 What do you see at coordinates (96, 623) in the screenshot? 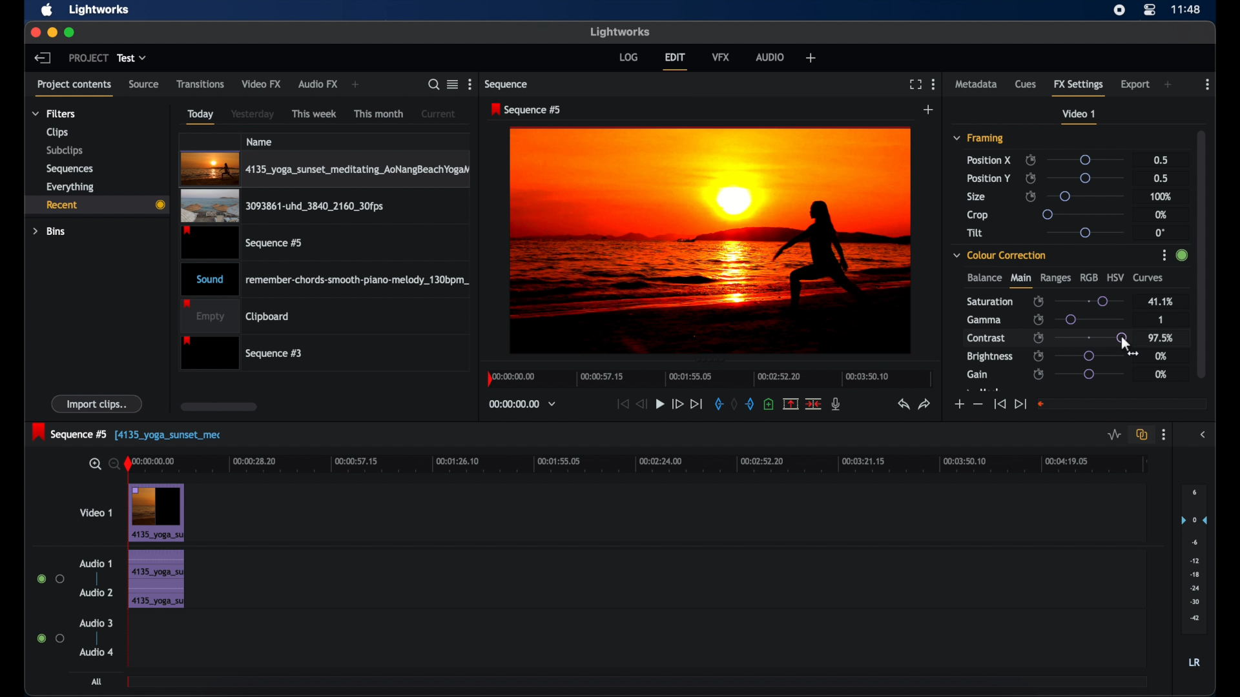
I see `audio 3` at bounding box center [96, 623].